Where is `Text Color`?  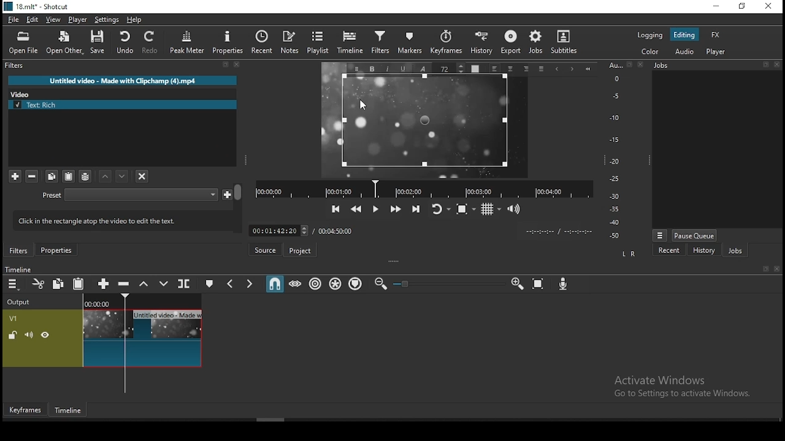
Text Color is located at coordinates (475, 68).